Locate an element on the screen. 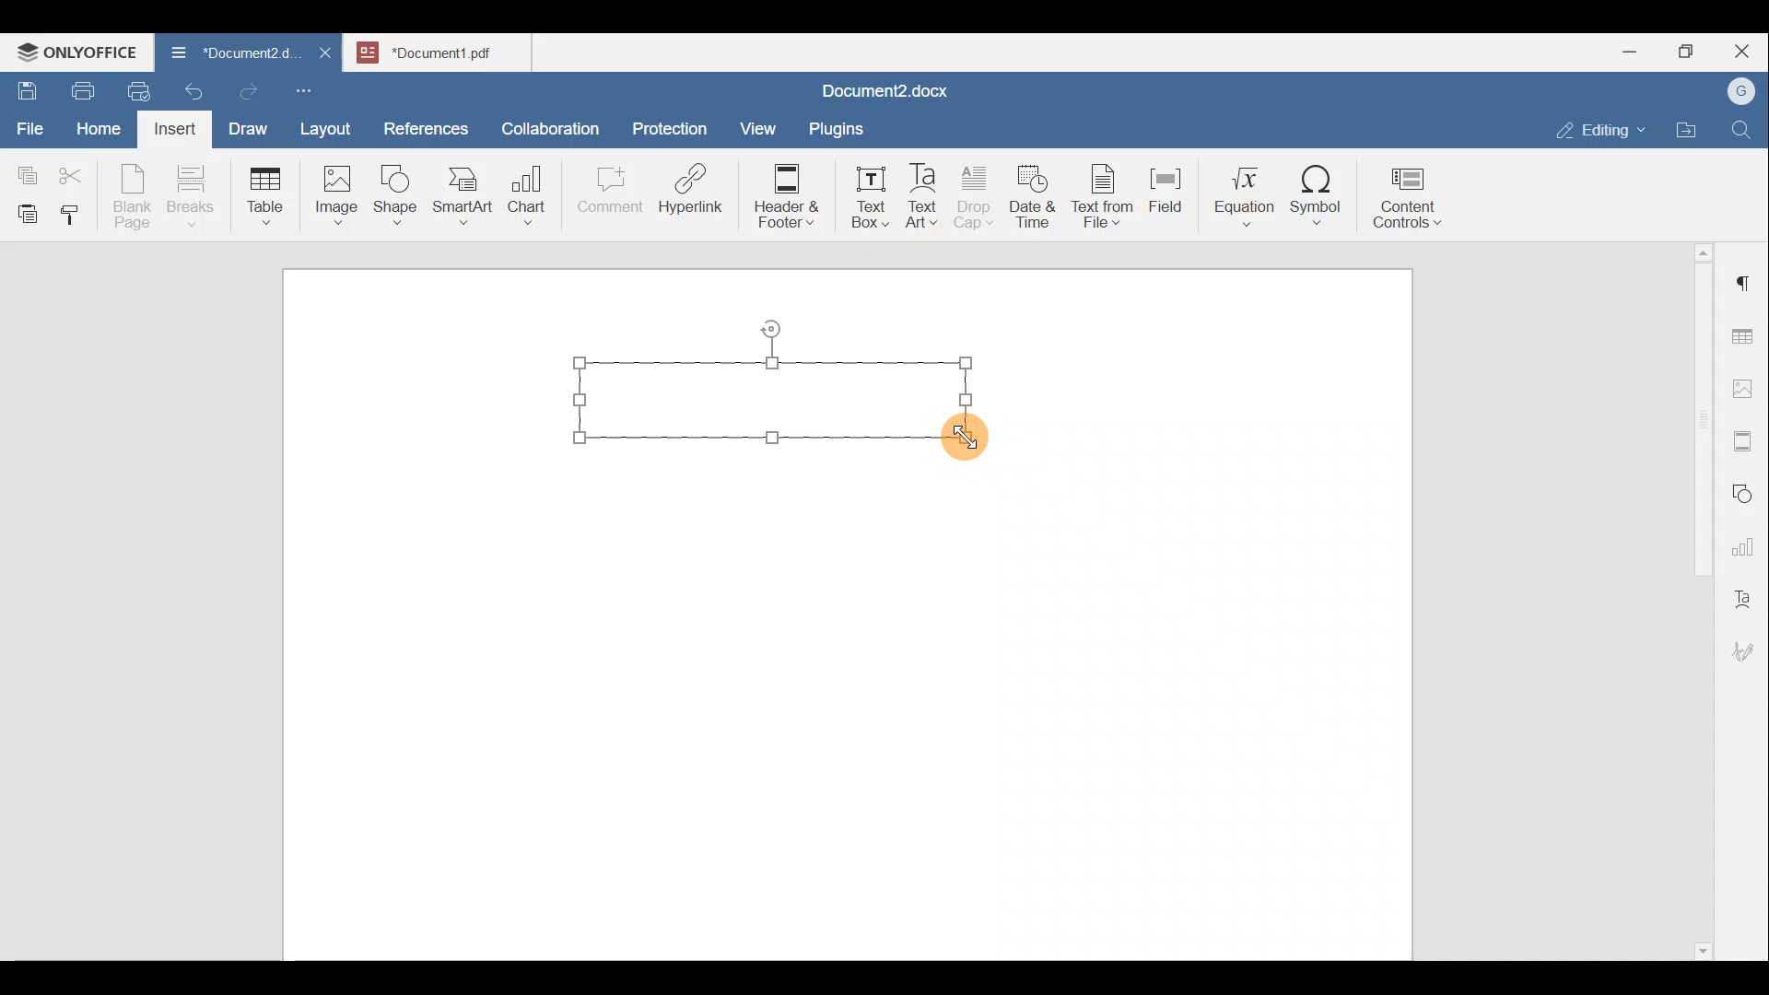 This screenshot has height=995, width=1769. SmartArt is located at coordinates (460, 192).